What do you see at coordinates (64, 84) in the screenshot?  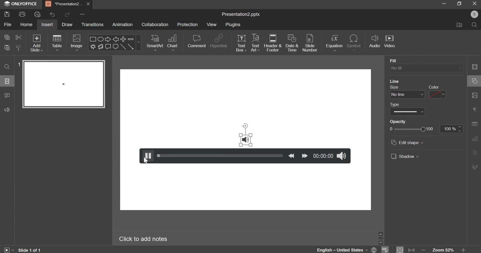 I see `slide 1 preview` at bounding box center [64, 84].